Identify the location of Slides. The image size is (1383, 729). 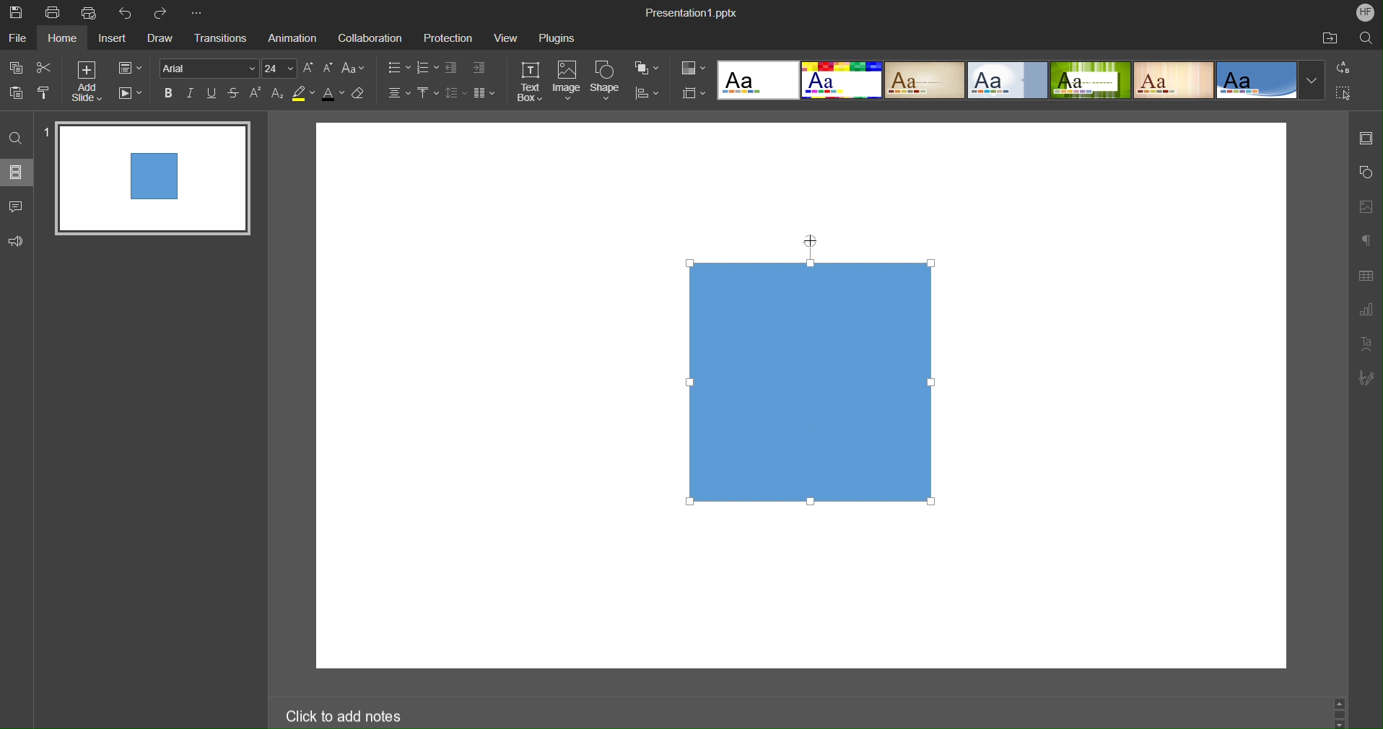
(17, 172).